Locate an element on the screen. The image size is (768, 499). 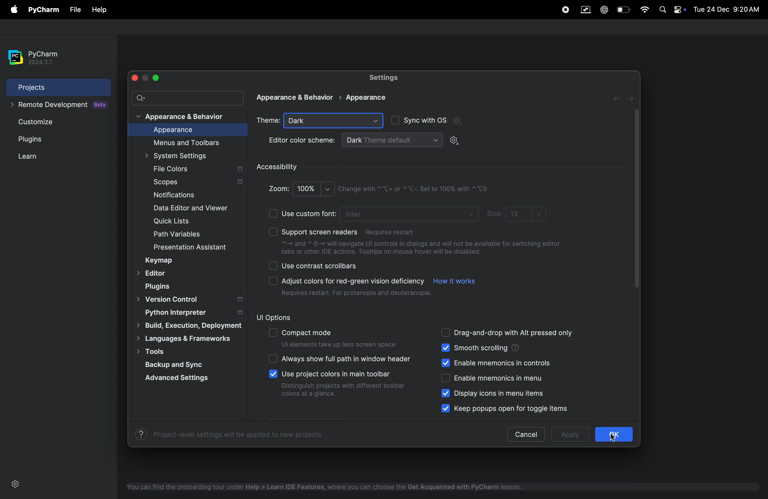
customize is located at coordinates (48, 121).